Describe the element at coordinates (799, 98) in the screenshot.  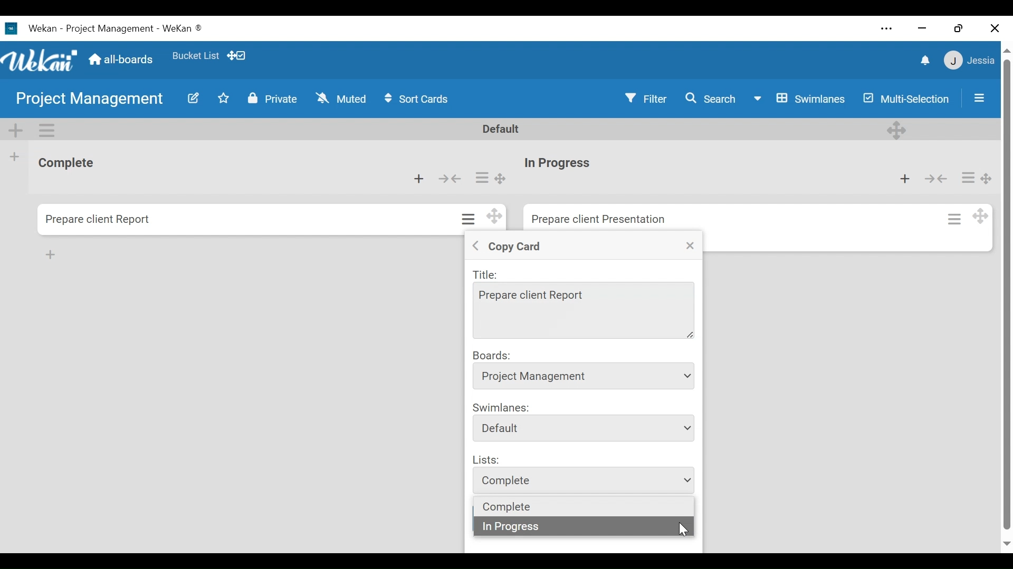
I see `Board View` at that location.